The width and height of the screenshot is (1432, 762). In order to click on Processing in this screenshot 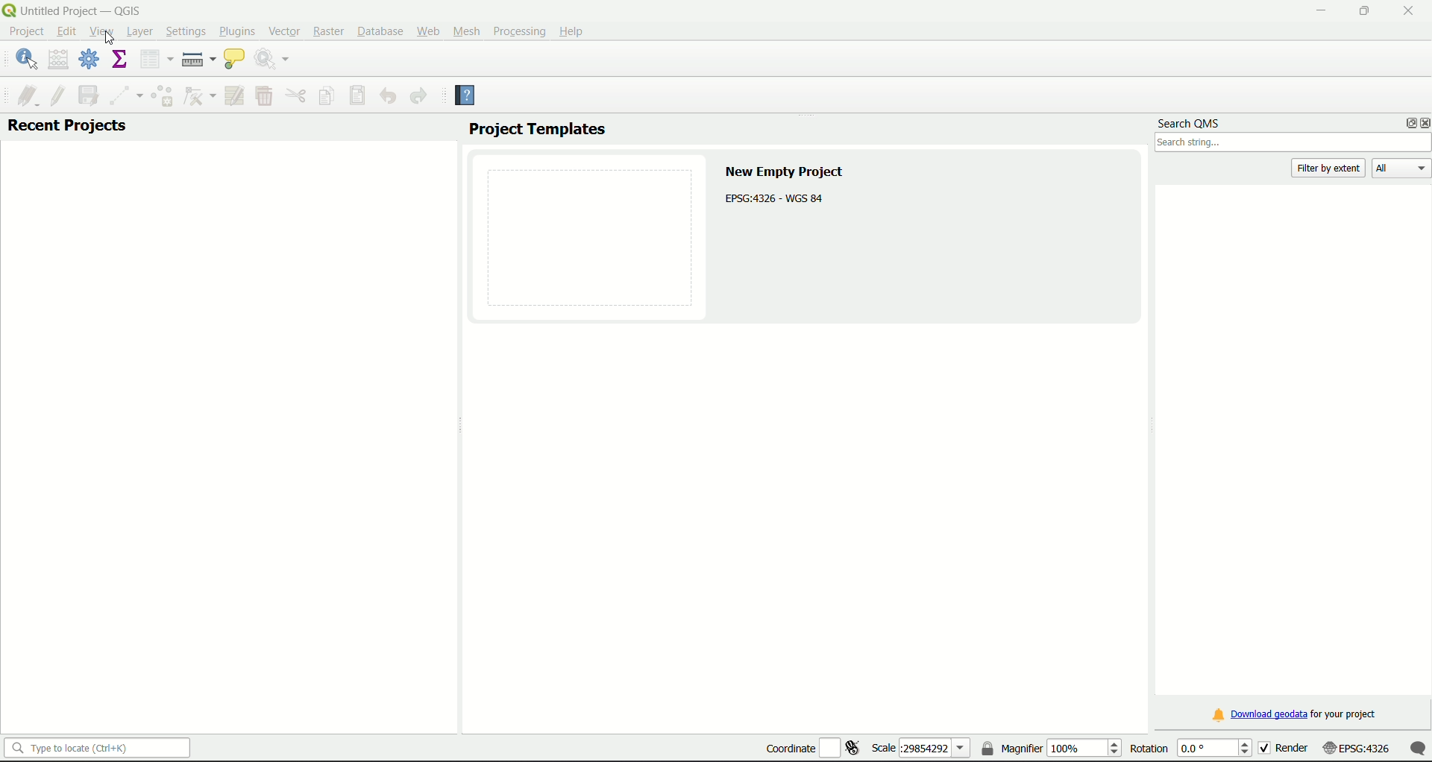, I will do `click(518, 31)`.